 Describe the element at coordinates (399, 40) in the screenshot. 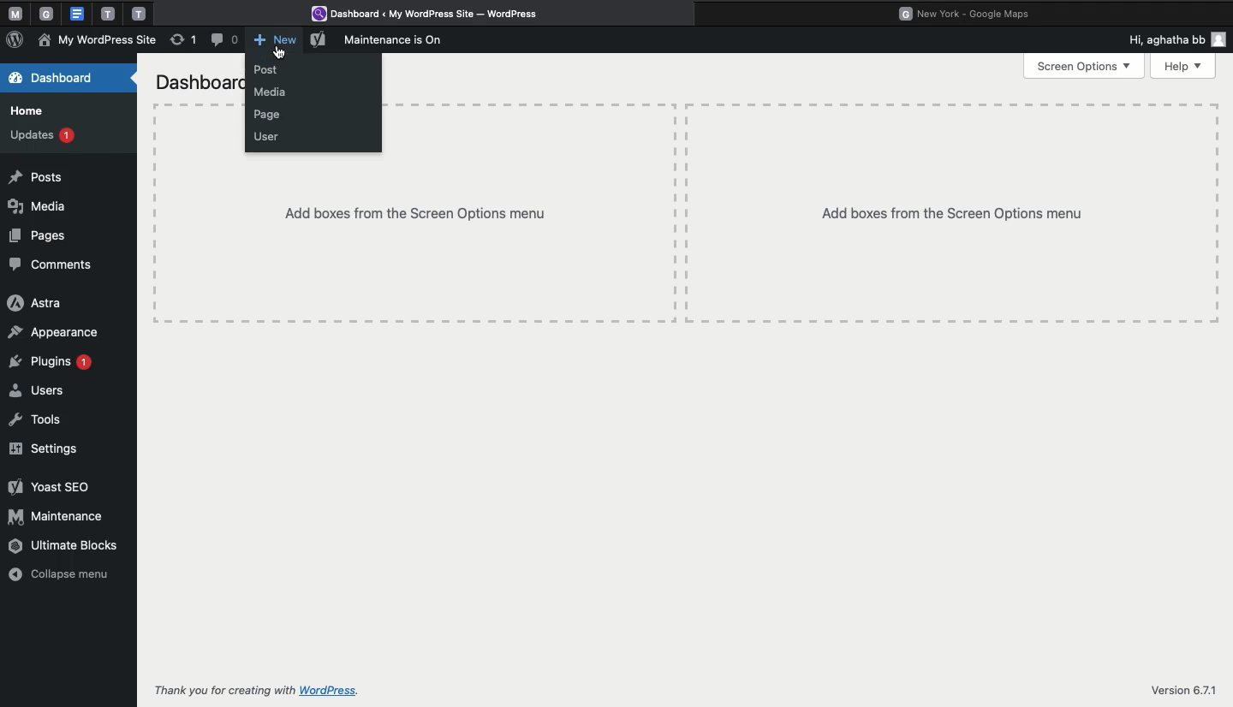

I see `Maintenance is on` at that location.